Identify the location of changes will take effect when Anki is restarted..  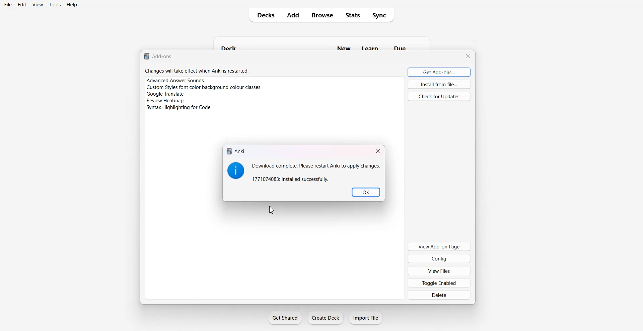
(197, 71).